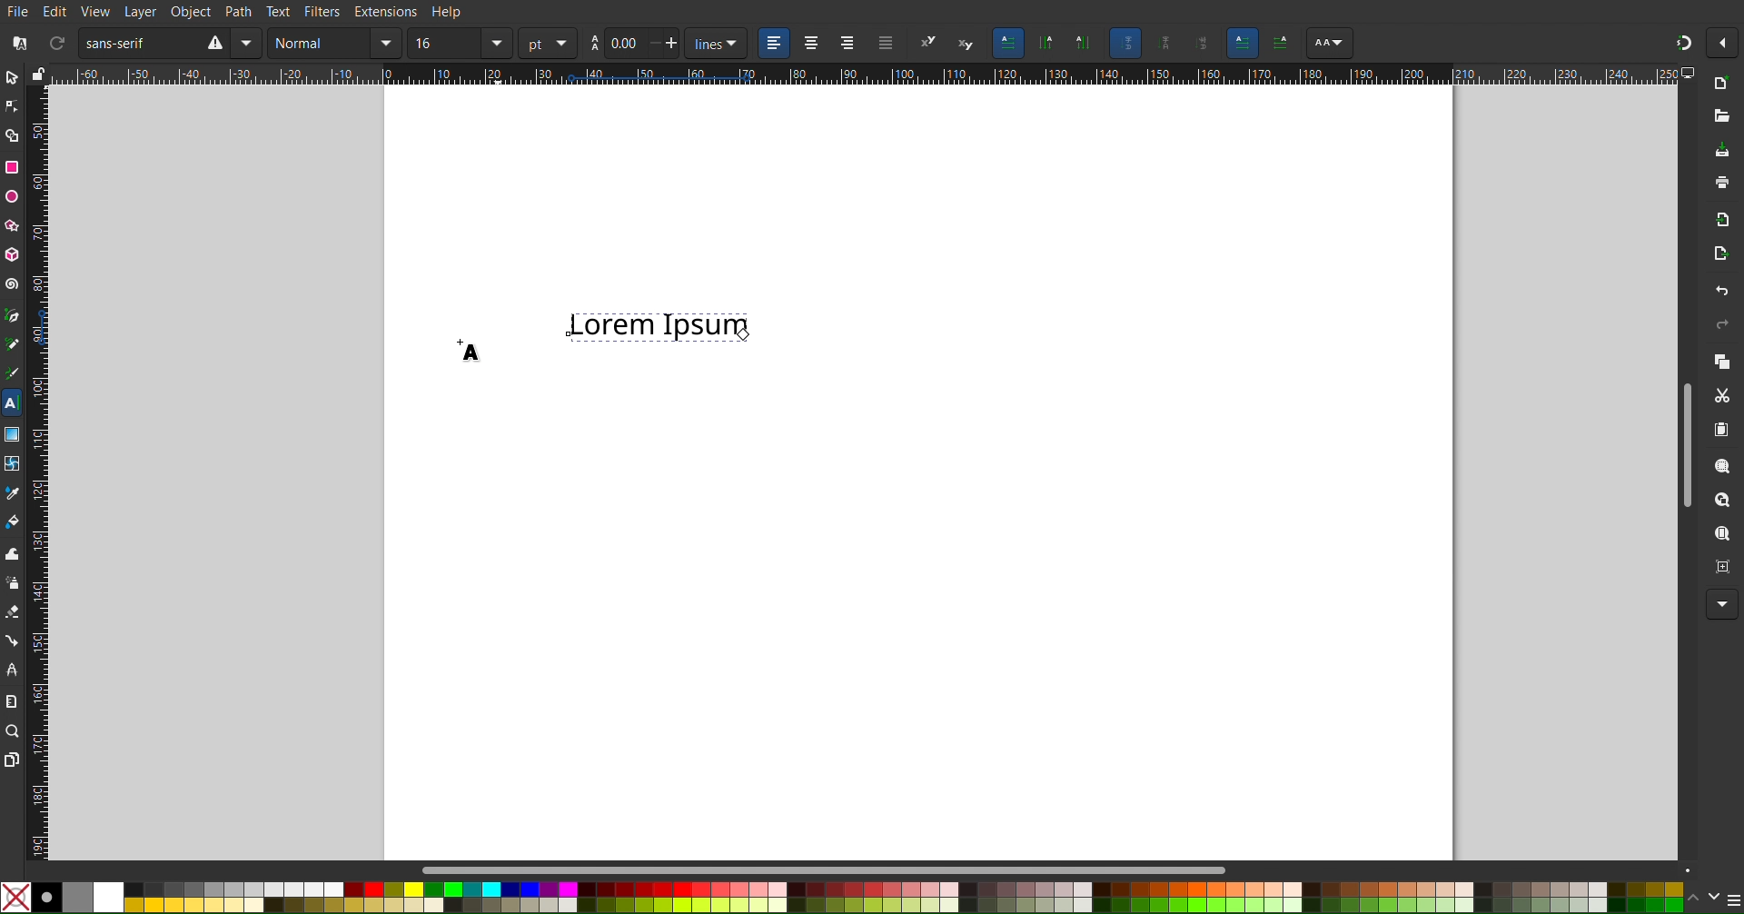 The image size is (1744, 914). What do you see at coordinates (771, 42) in the screenshot?
I see `left align` at bounding box center [771, 42].